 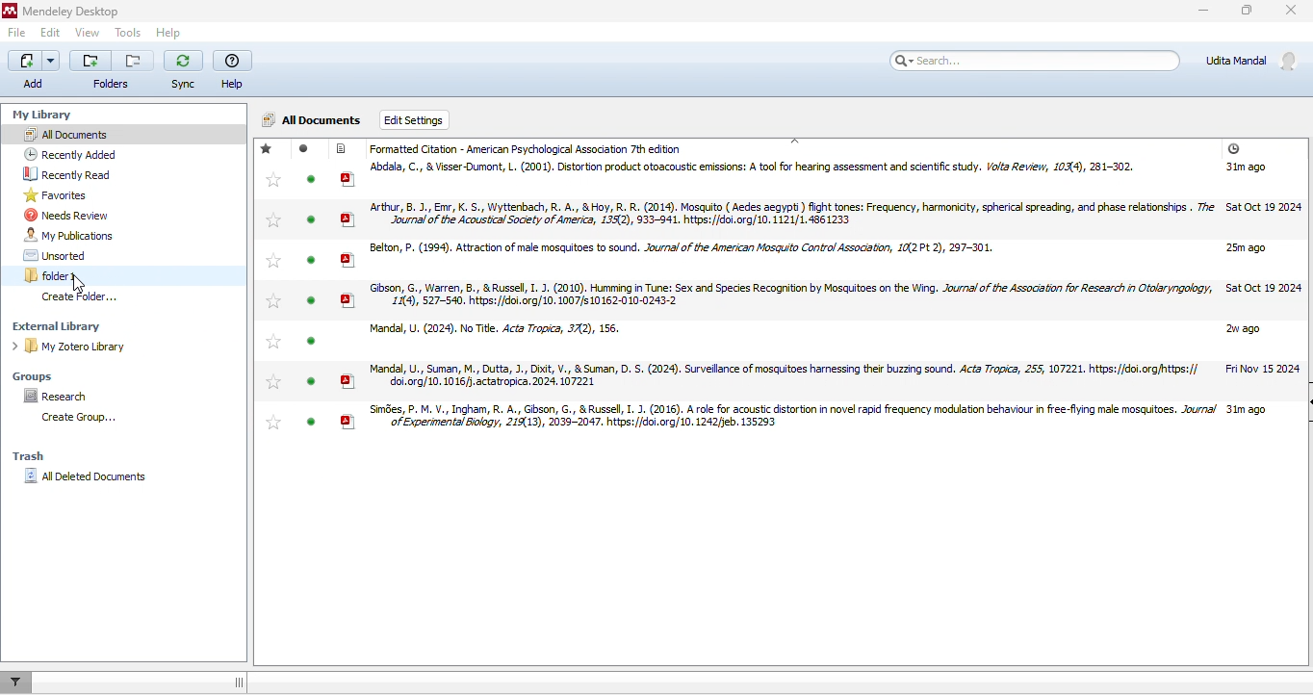 I want to click on unsorted, so click(x=75, y=254).